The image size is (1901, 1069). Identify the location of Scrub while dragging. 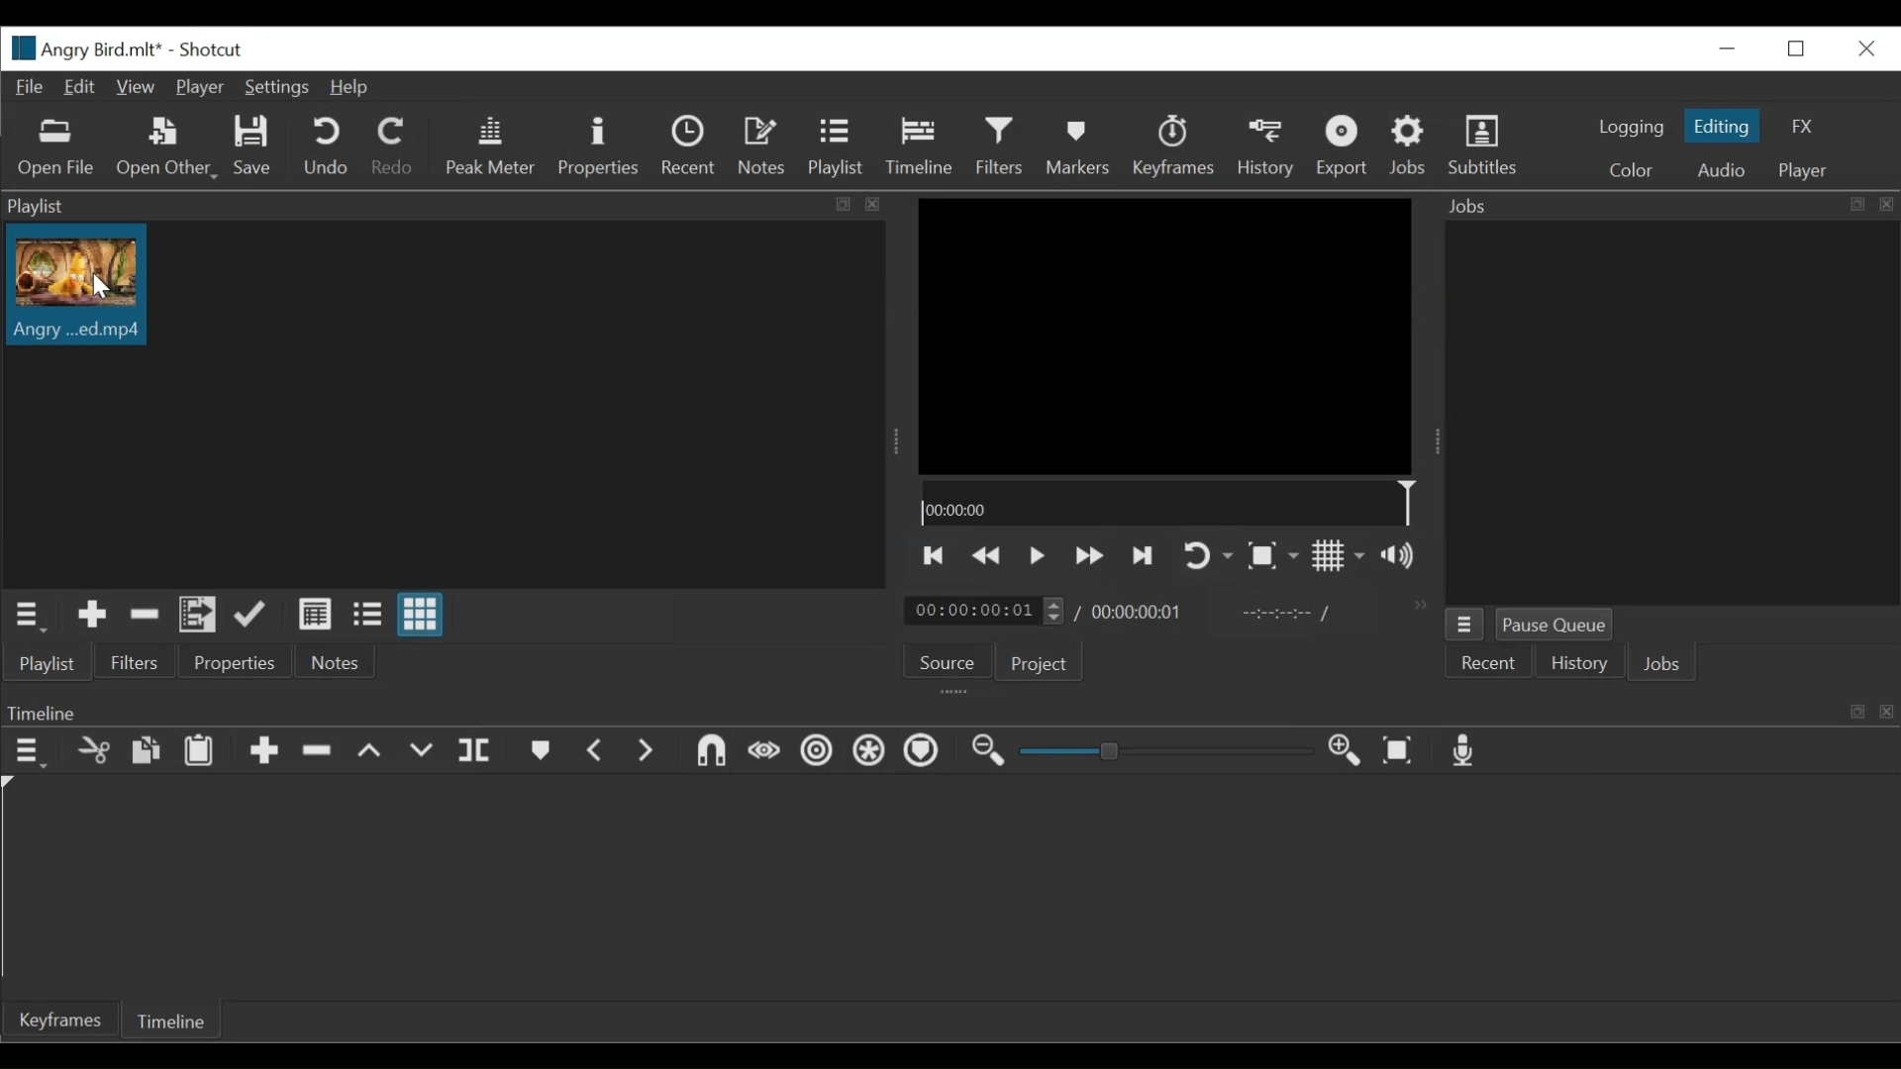
(764, 752).